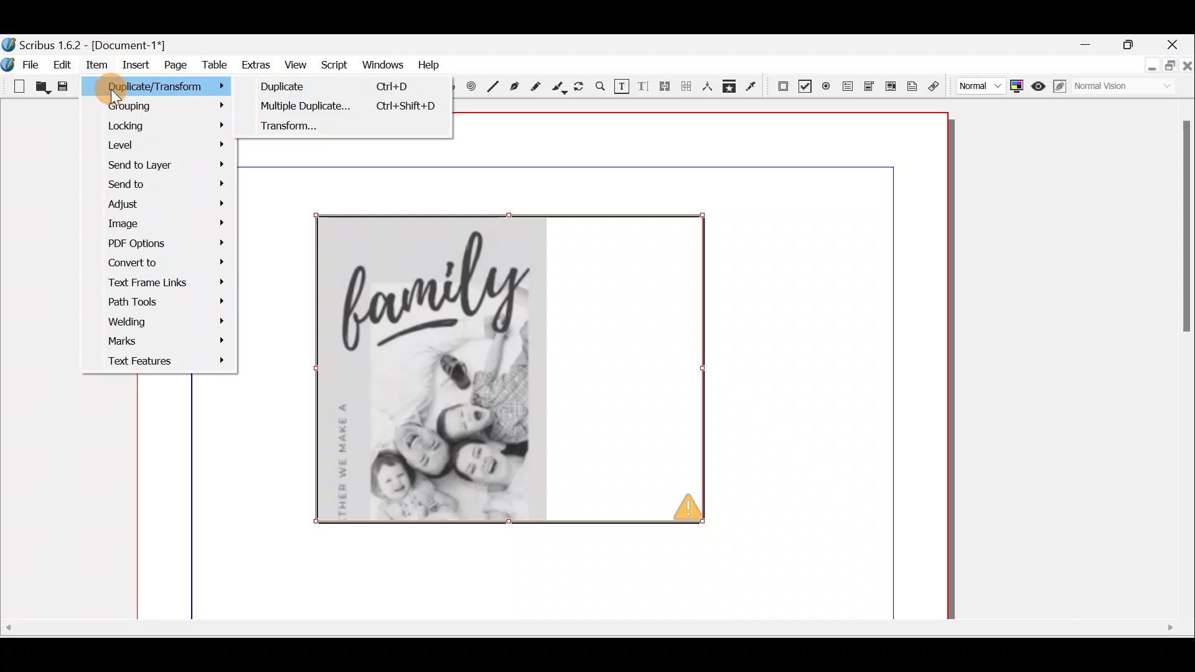 Image resolution: width=1195 pixels, height=672 pixels. What do you see at coordinates (99, 67) in the screenshot?
I see `item` at bounding box center [99, 67].